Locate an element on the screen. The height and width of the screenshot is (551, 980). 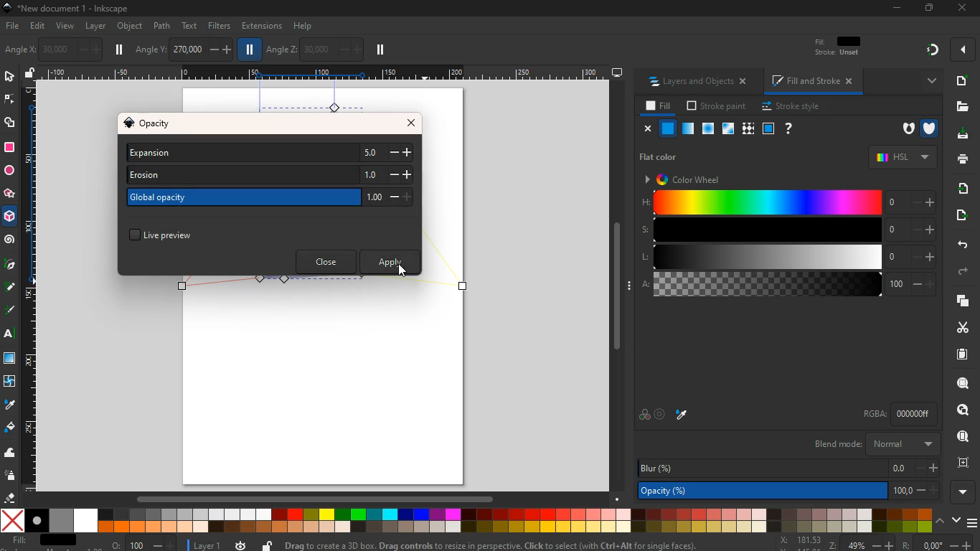
stroke paint is located at coordinates (714, 106).